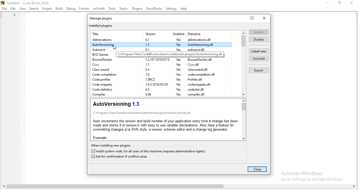 The width and height of the screenshot is (358, 190). Describe the element at coordinates (258, 70) in the screenshot. I see `Export` at that location.